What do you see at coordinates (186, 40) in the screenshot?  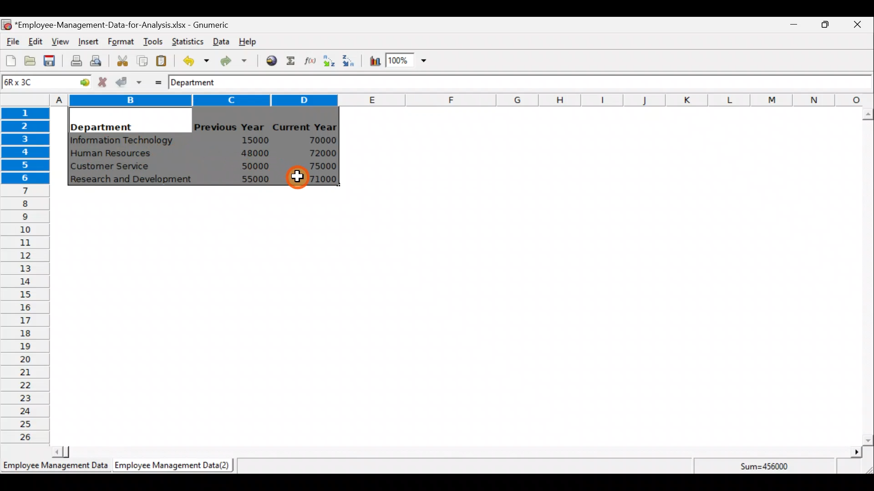 I see `Statistics` at bounding box center [186, 40].